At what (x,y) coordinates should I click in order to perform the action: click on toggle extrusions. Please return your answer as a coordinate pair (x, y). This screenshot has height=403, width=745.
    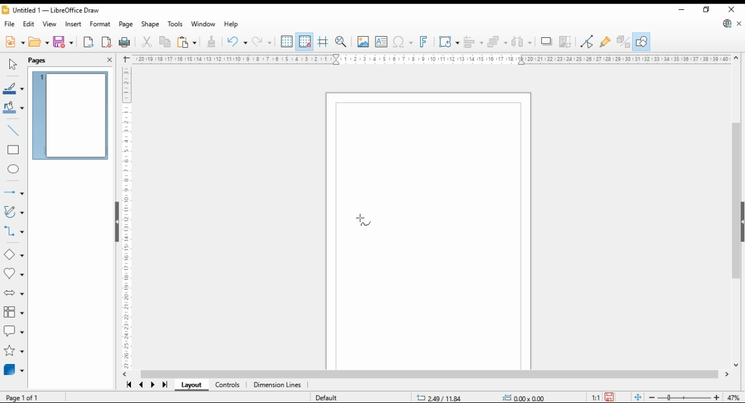
    Looking at the image, I should click on (623, 42).